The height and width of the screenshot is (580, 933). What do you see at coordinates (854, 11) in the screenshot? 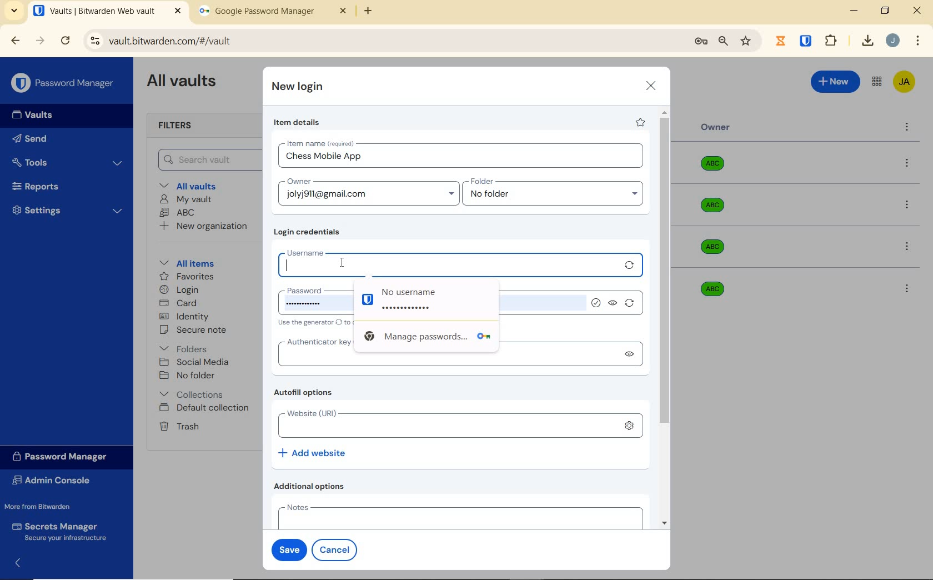
I see `minimize` at bounding box center [854, 11].